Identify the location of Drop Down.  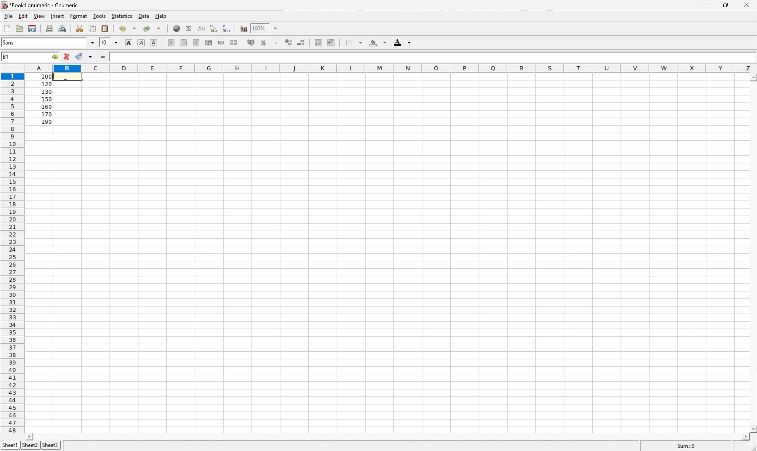
(117, 43).